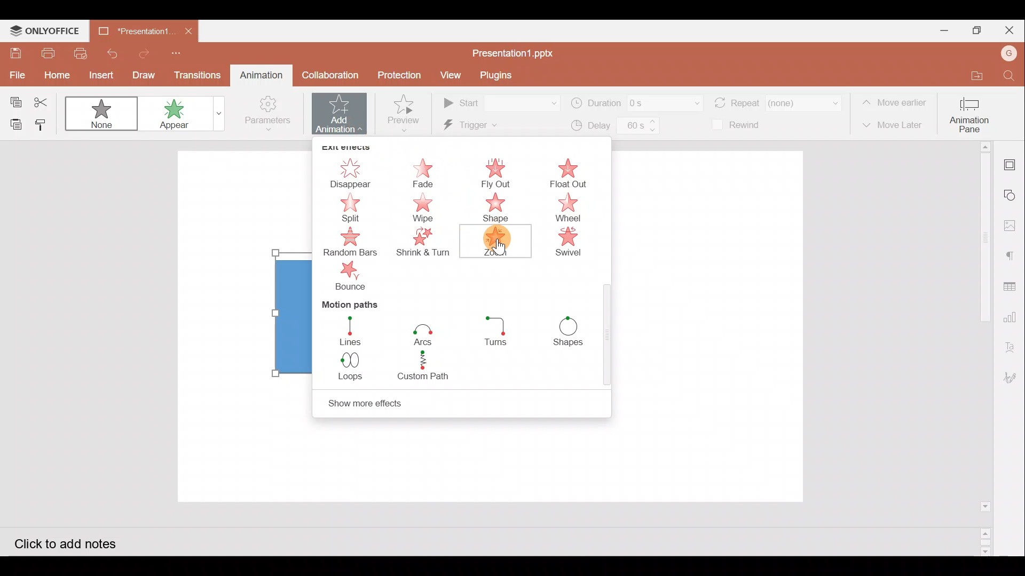  Describe the element at coordinates (426, 208) in the screenshot. I see `Wipe` at that location.